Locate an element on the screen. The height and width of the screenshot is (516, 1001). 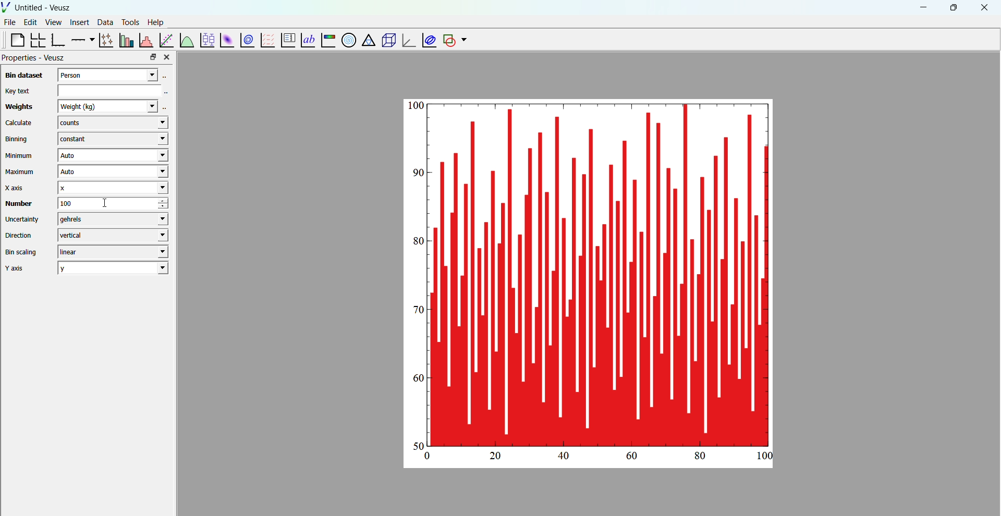
gehrels is located at coordinates (111, 219).